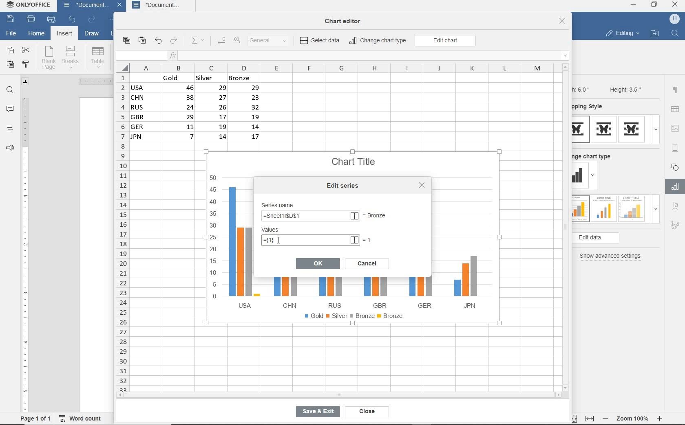 Image resolution: width=685 pixels, height=425 pixels. I want to click on print, so click(31, 20).